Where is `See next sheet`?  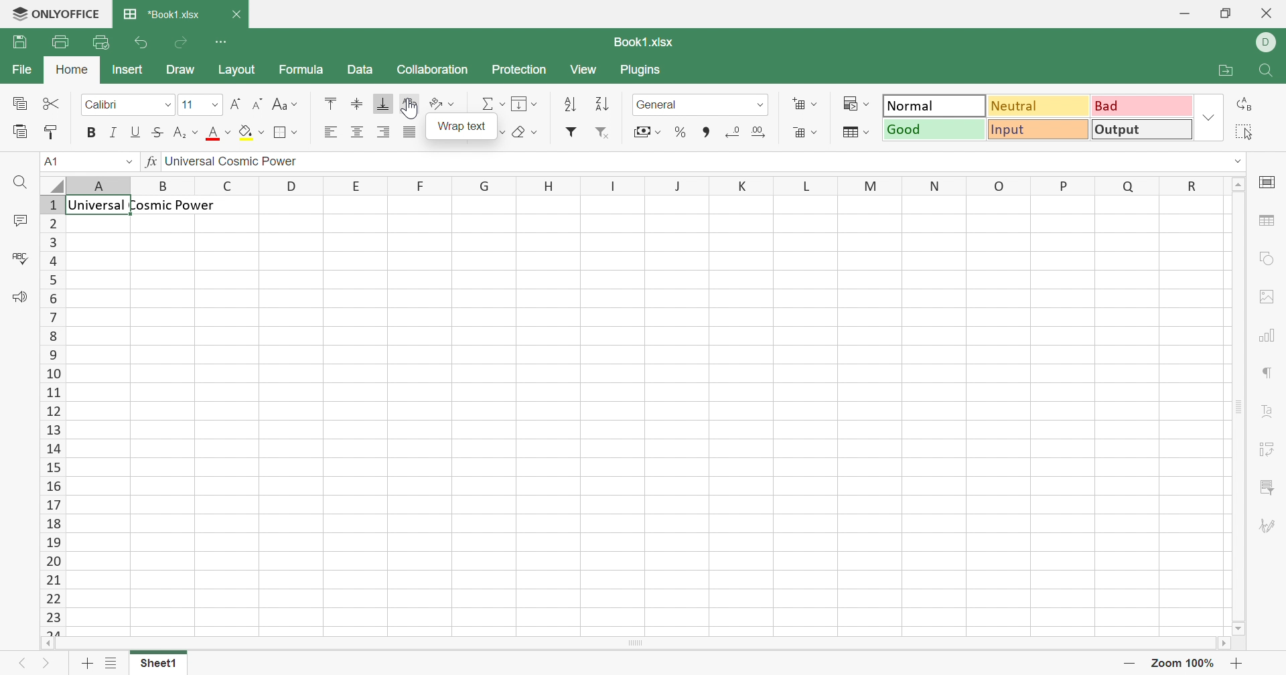
See next sheet is located at coordinates (50, 662).